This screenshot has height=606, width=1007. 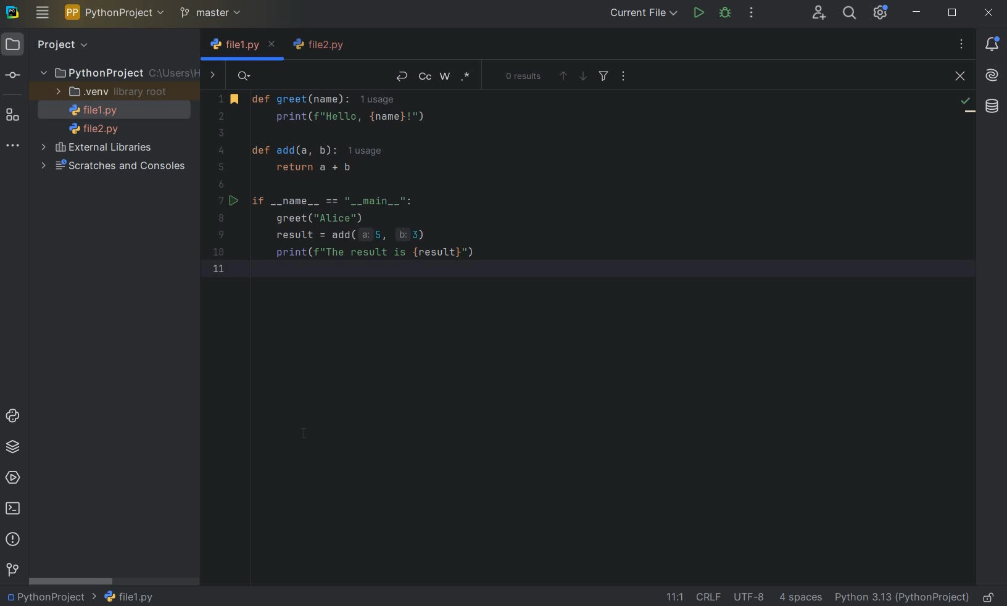 I want to click on WORDS, so click(x=446, y=77).